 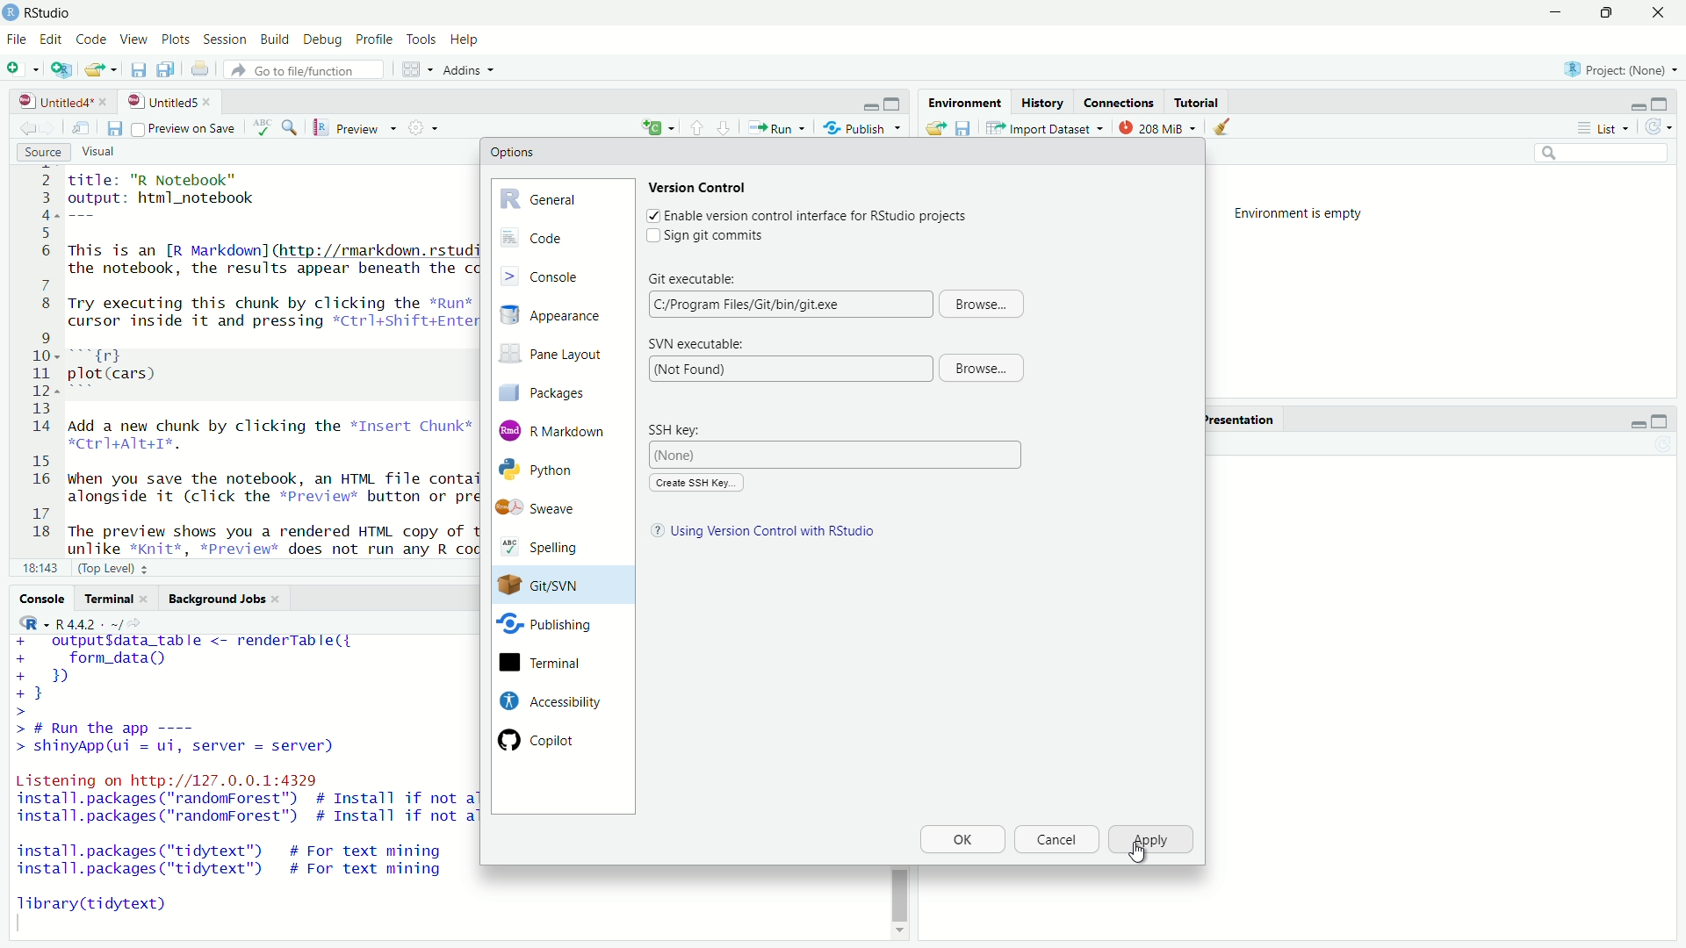 What do you see at coordinates (42, 598) in the screenshot?
I see `Console` at bounding box center [42, 598].